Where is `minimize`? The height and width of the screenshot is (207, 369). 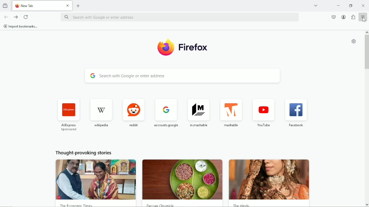
minimize is located at coordinates (338, 5).